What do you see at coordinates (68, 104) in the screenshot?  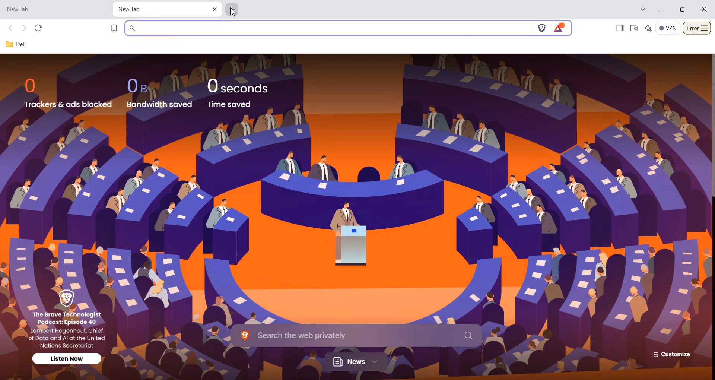 I see `Trackers & ads blocked` at bounding box center [68, 104].